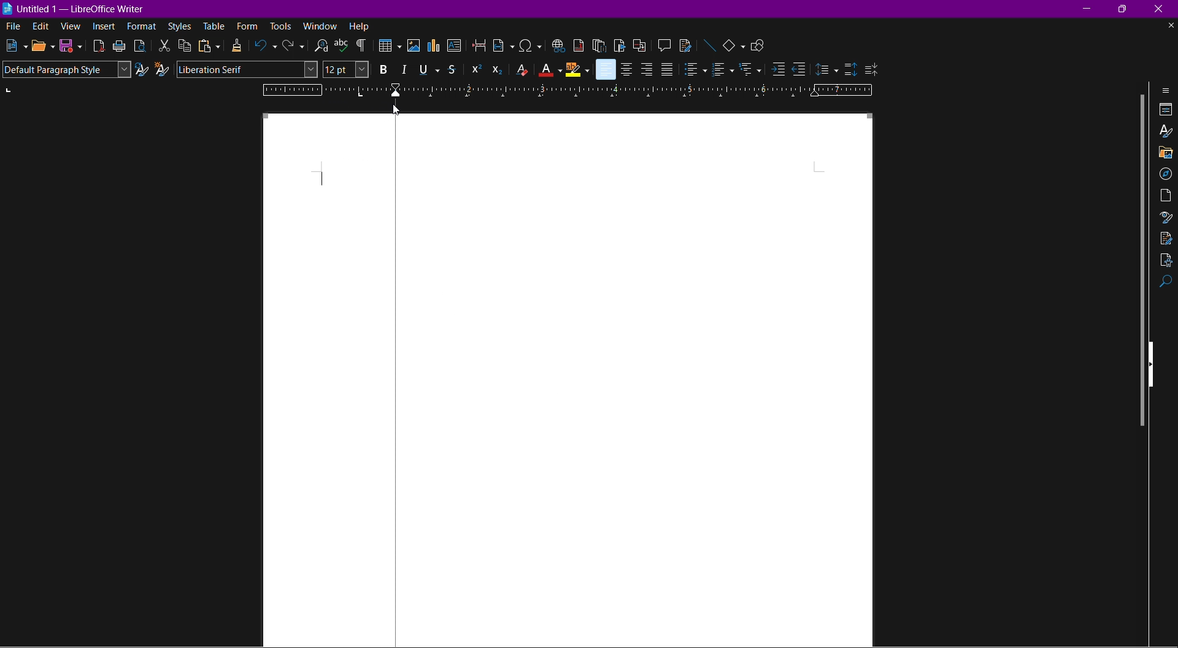 The height and width of the screenshot is (648, 1178). What do you see at coordinates (695, 69) in the screenshot?
I see `Toggle Unordered List` at bounding box center [695, 69].